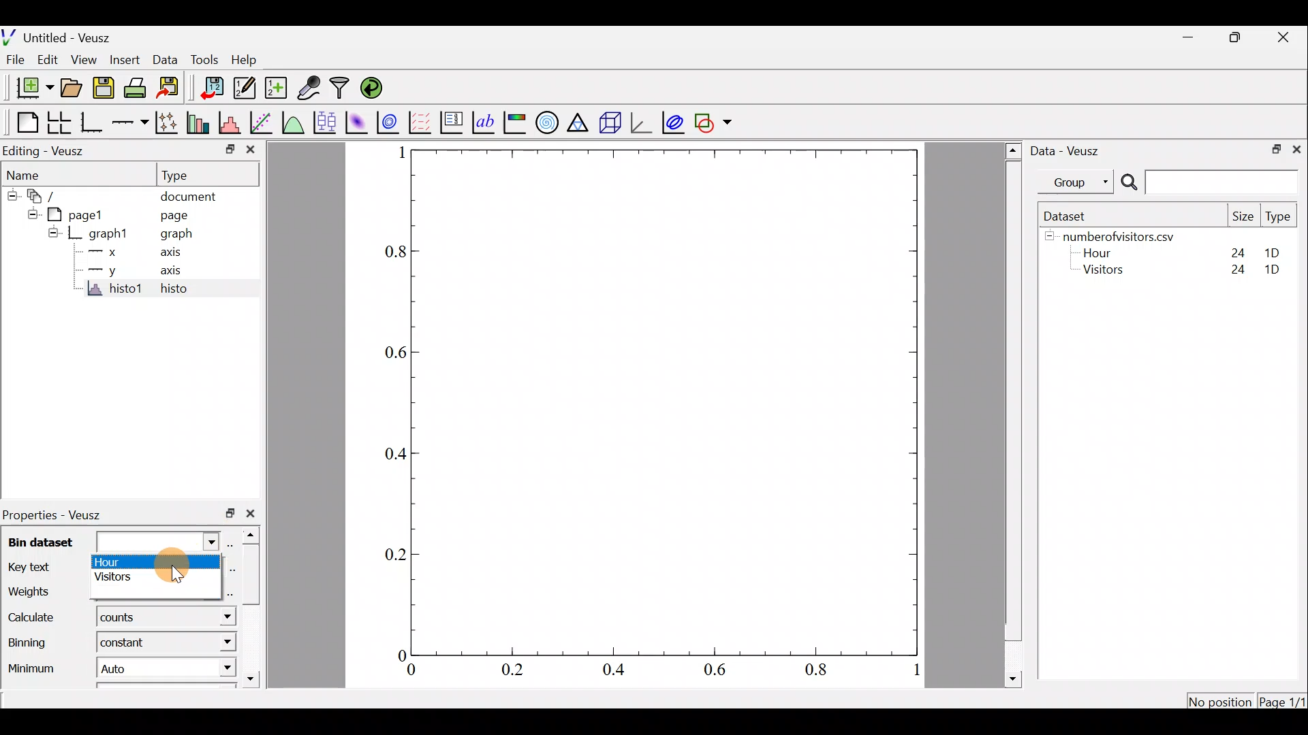 This screenshot has height=735, width=1308. I want to click on 0, so click(393, 656).